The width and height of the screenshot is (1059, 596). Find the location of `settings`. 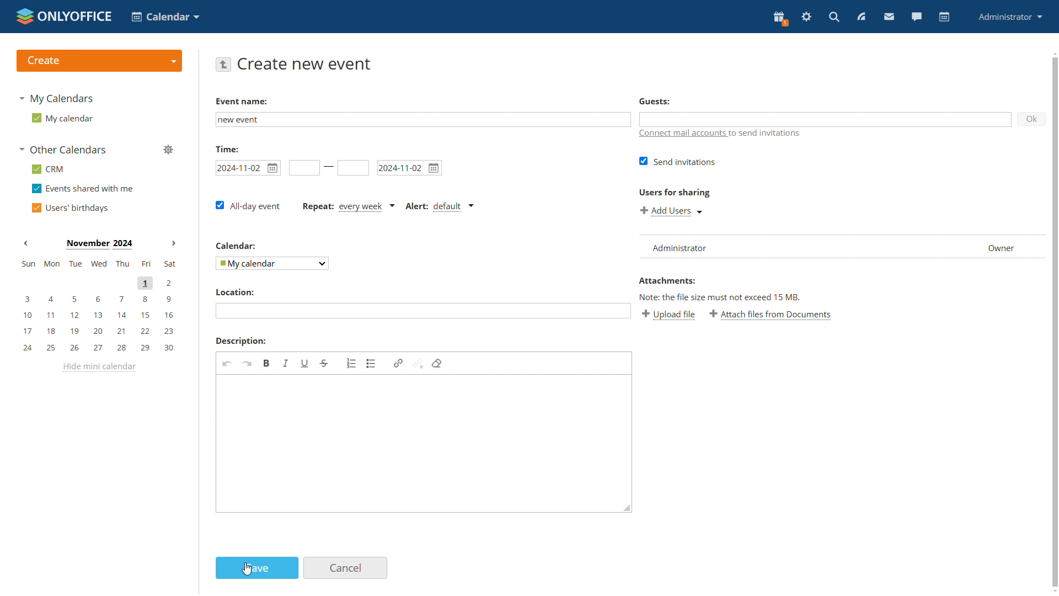

settings is located at coordinates (806, 18).